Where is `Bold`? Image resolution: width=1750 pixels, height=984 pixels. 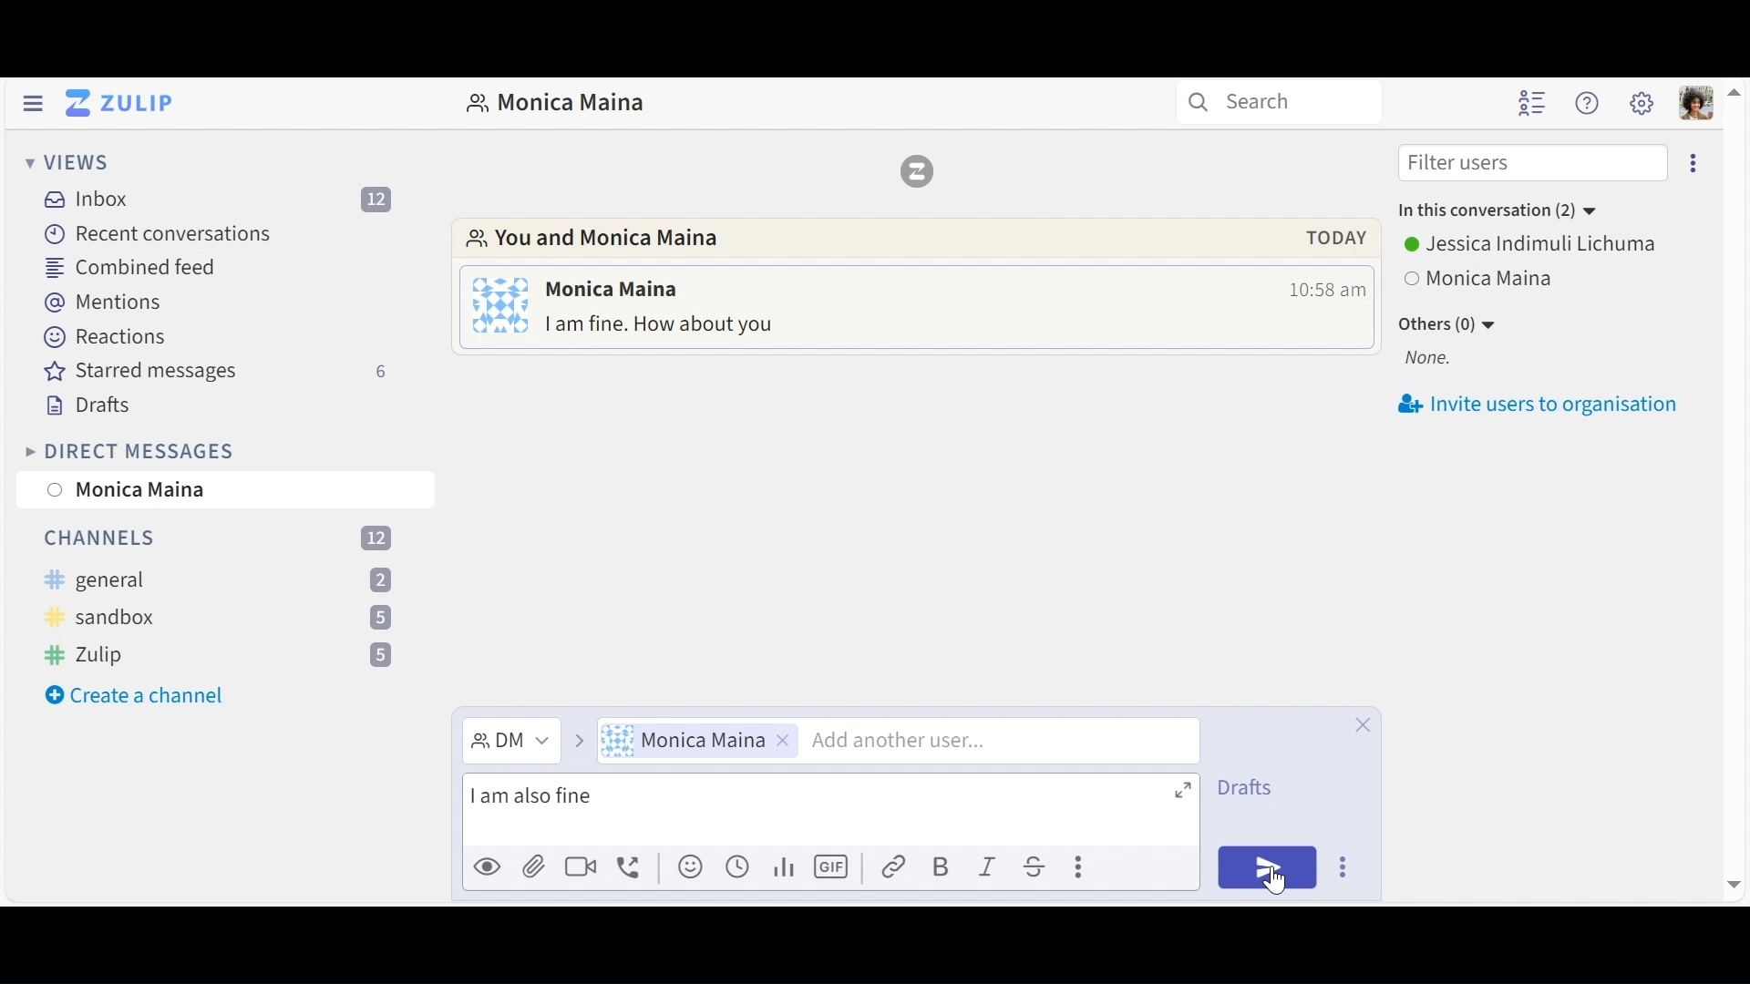 Bold is located at coordinates (945, 866).